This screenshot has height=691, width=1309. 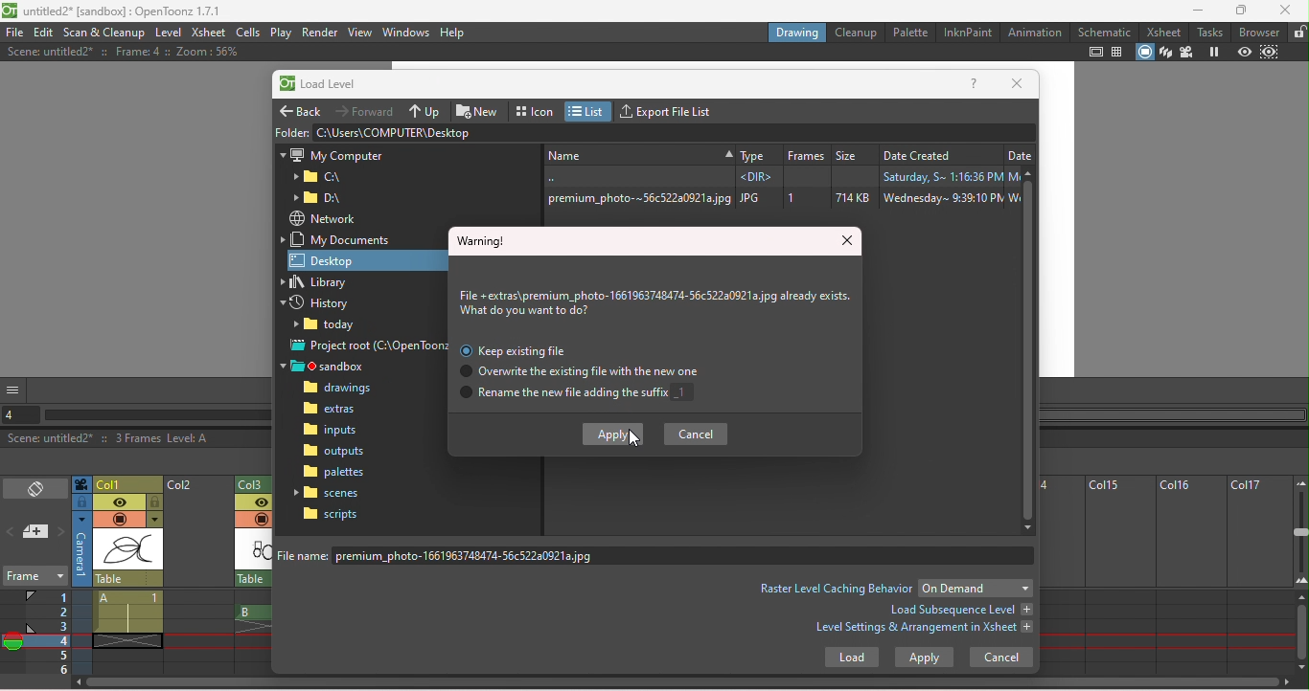 What do you see at coordinates (1186, 53) in the screenshot?
I see `Camera view` at bounding box center [1186, 53].